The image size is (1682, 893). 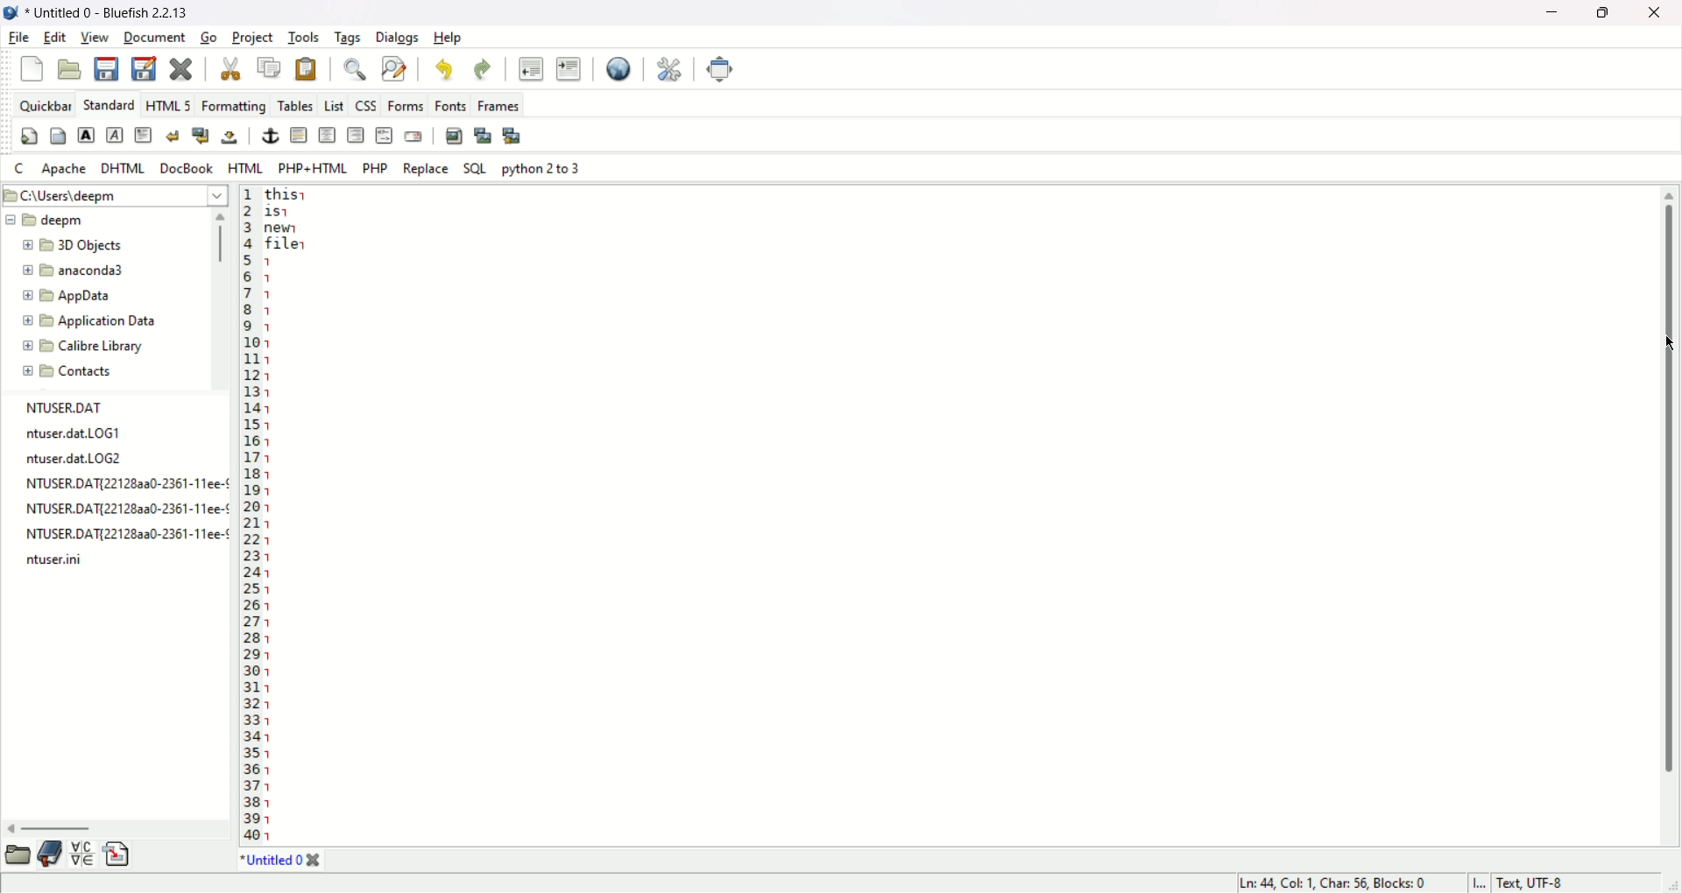 What do you see at coordinates (299, 136) in the screenshot?
I see `horizontal rule` at bounding box center [299, 136].